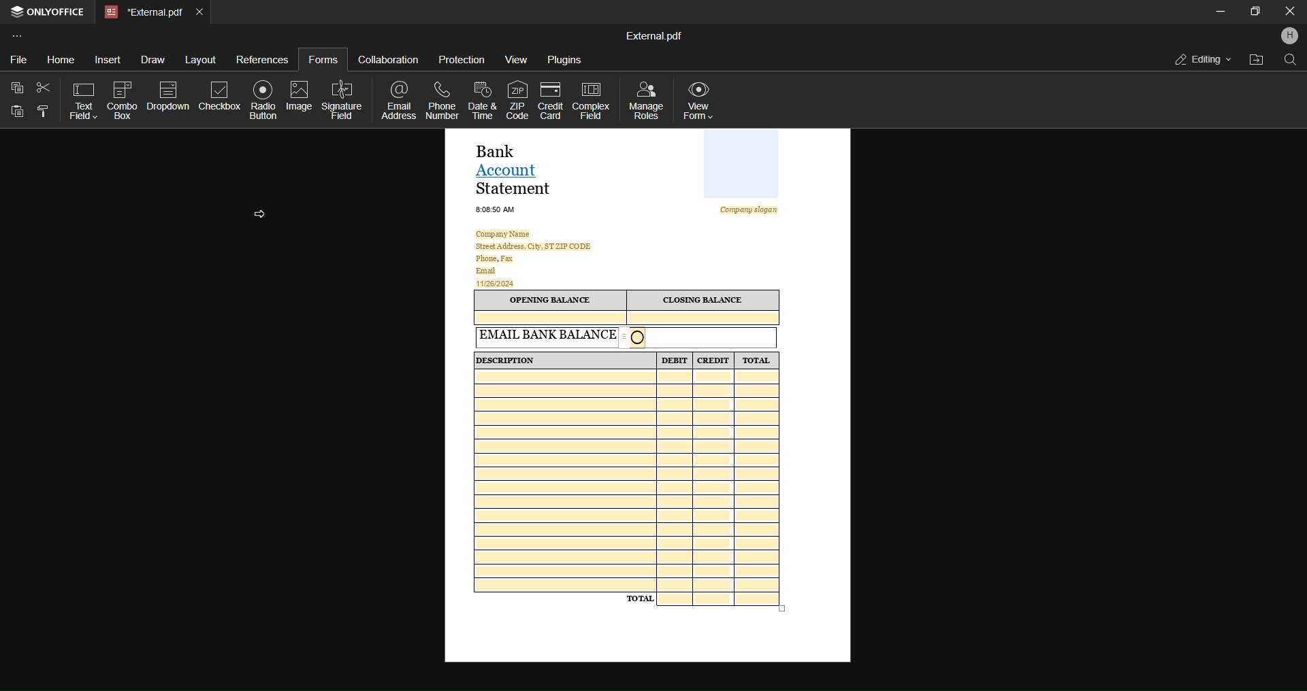 Image resolution: width=1307 pixels, height=691 pixels. Describe the element at coordinates (1289, 37) in the screenshot. I see `profile` at that location.